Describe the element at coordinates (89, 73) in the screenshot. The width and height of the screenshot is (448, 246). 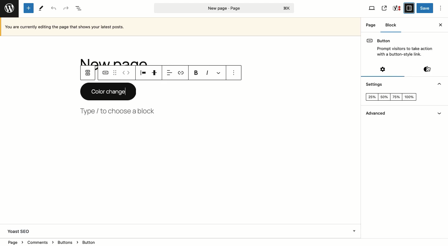
I see `Parent button` at that location.